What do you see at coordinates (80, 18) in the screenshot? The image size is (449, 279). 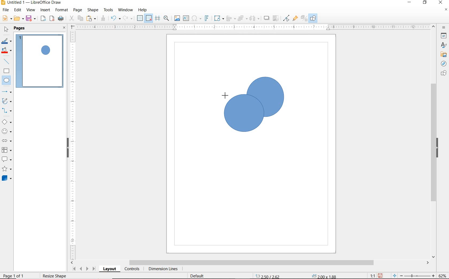 I see `COPY` at bounding box center [80, 18].